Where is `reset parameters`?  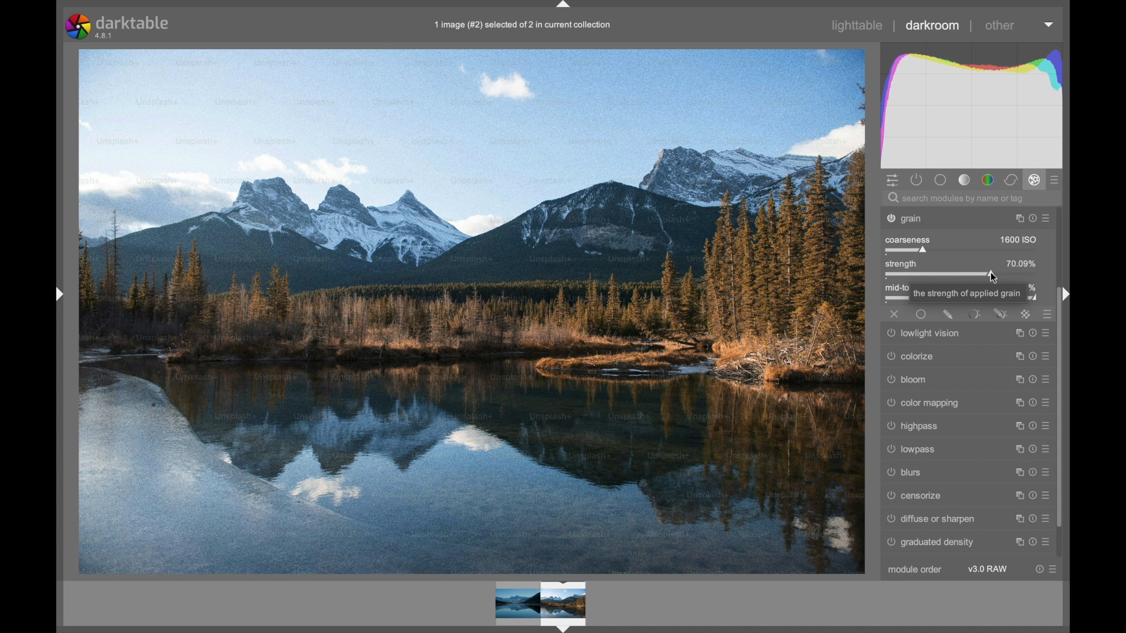 reset parameters is located at coordinates (1030, 427).